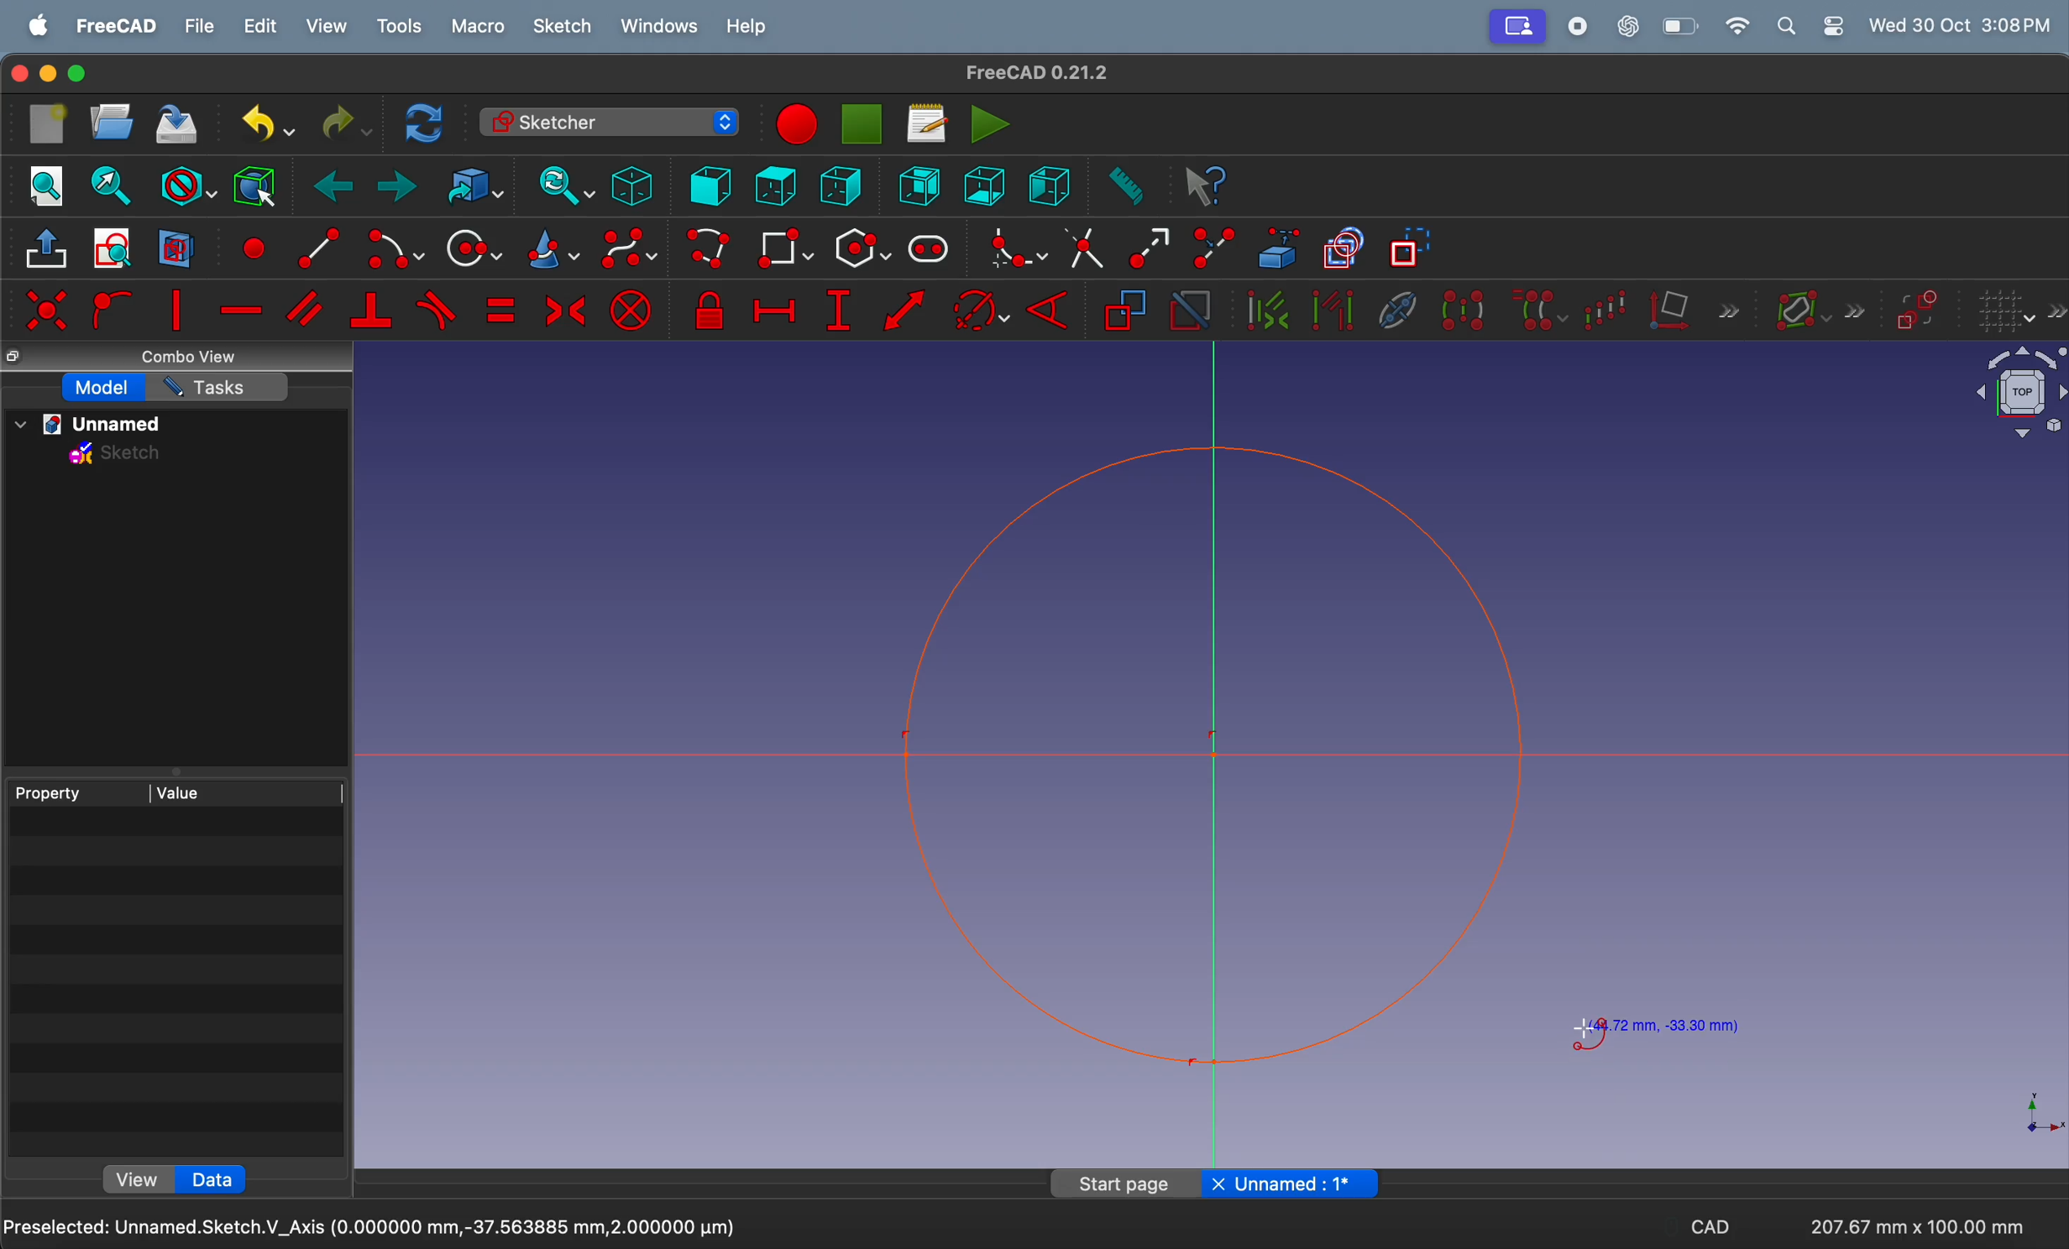 The height and width of the screenshot is (1249, 2069). What do you see at coordinates (794, 124) in the screenshot?
I see `stop marco` at bounding box center [794, 124].